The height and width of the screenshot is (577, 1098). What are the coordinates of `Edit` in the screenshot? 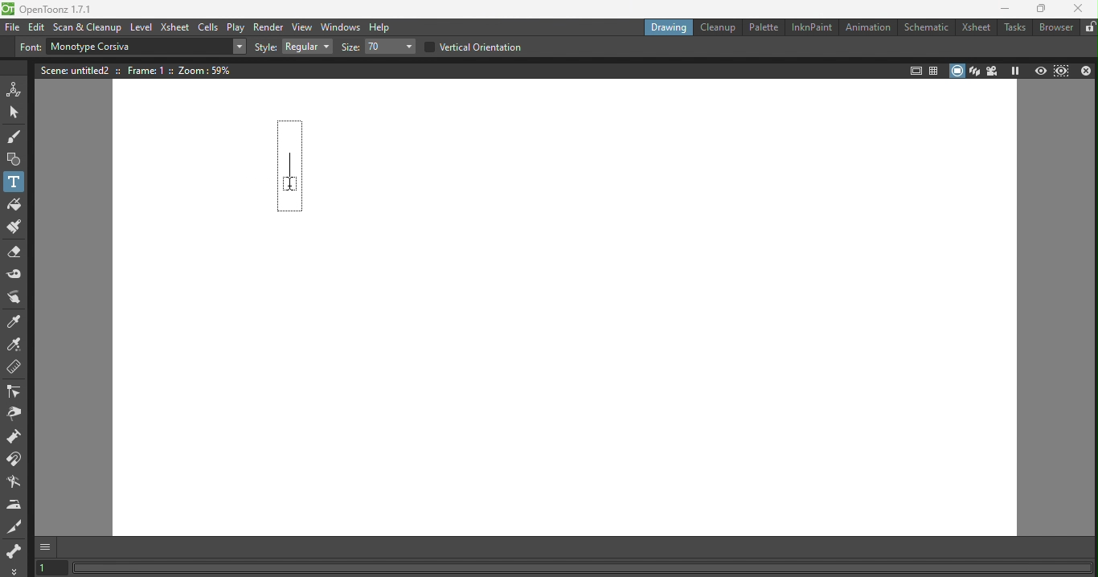 It's located at (38, 27).